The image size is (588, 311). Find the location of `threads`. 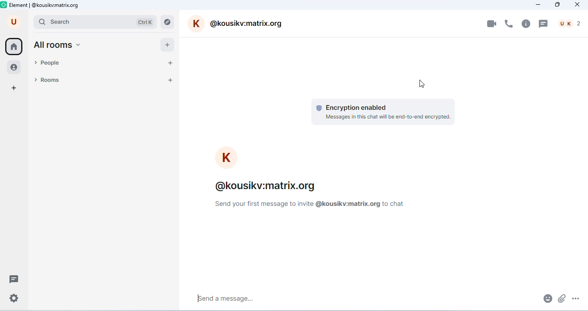

threads is located at coordinates (15, 278).